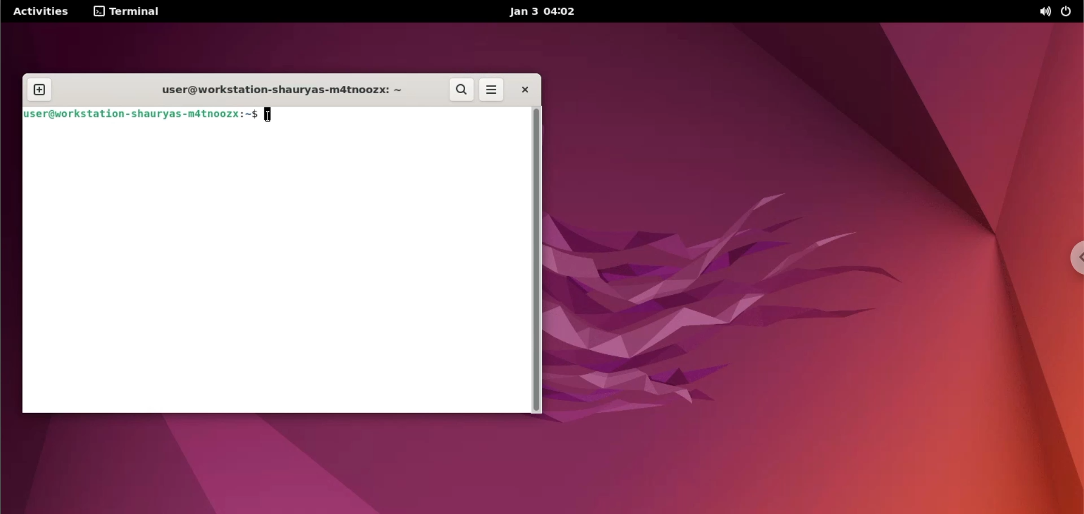 Image resolution: width=1084 pixels, height=514 pixels. Describe the element at coordinates (141, 112) in the screenshot. I see `user@workstation-shaurvas-m4tnoozx:~$` at that location.